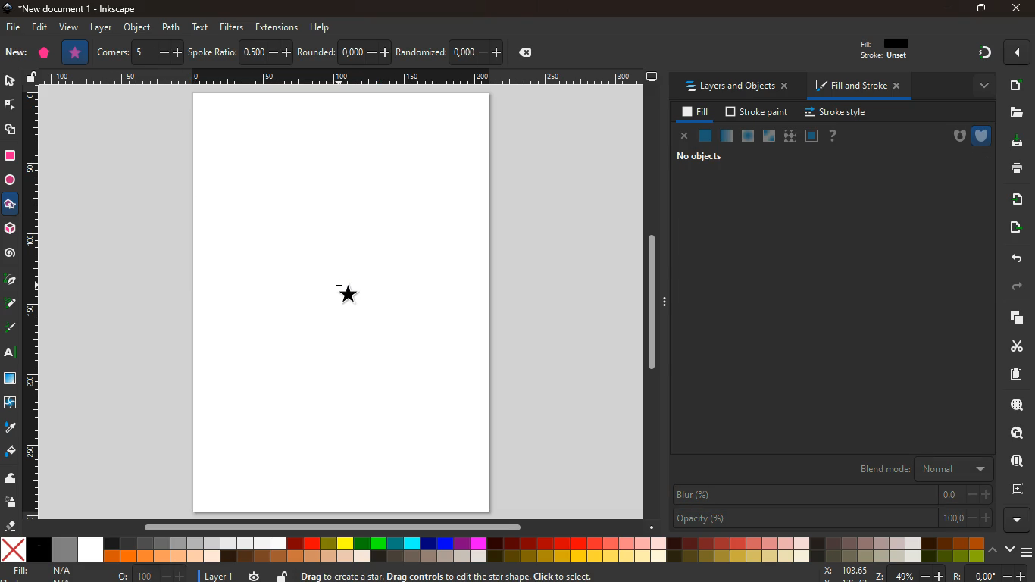 Image resolution: width=1035 pixels, height=582 pixels. What do you see at coordinates (11, 180) in the screenshot?
I see `circle` at bounding box center [11, 180].